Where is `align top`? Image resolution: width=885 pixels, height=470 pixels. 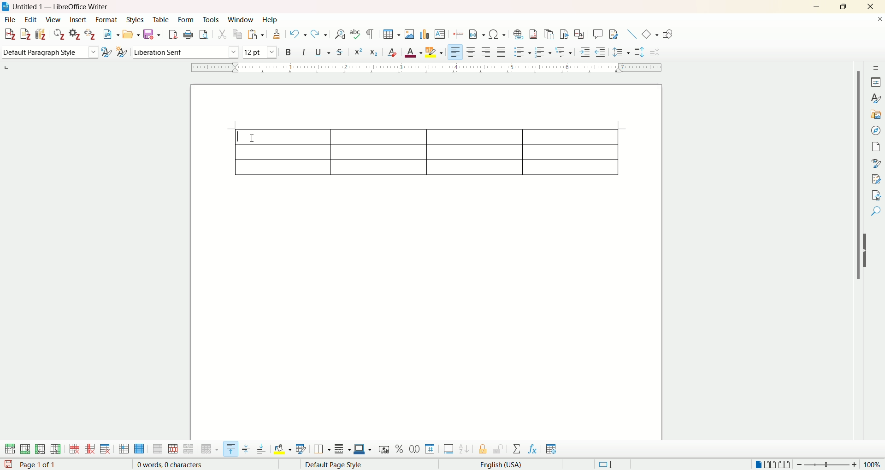
align top is located at coordinates (232, 449).